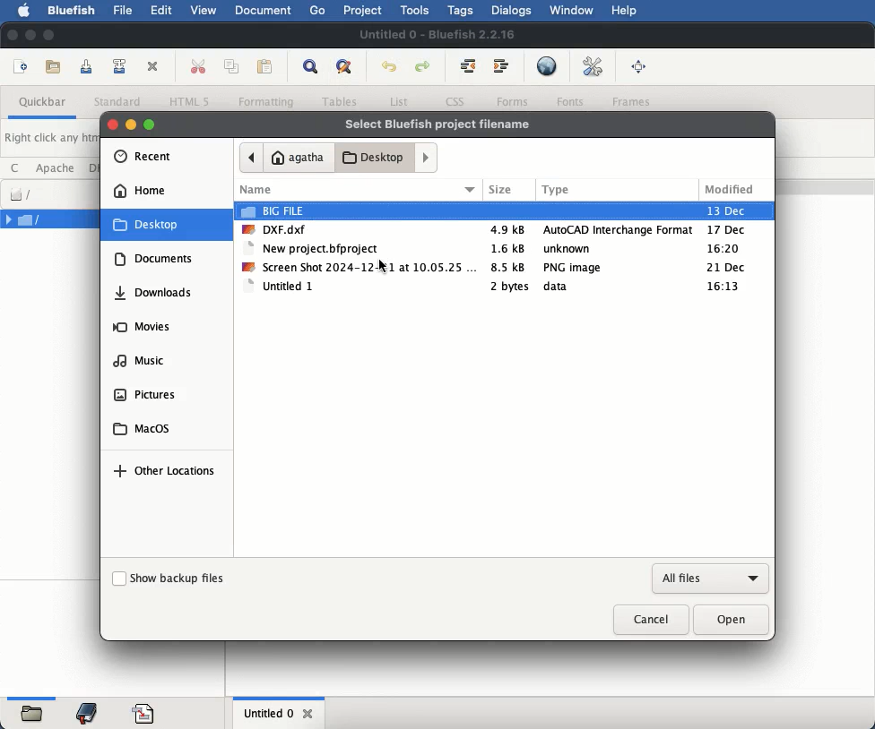 Image resolution: width=875 pixels, height=729 pixels. Describe the element at coordinates (710, 579) in the screenshot. I see `all files` at that location.